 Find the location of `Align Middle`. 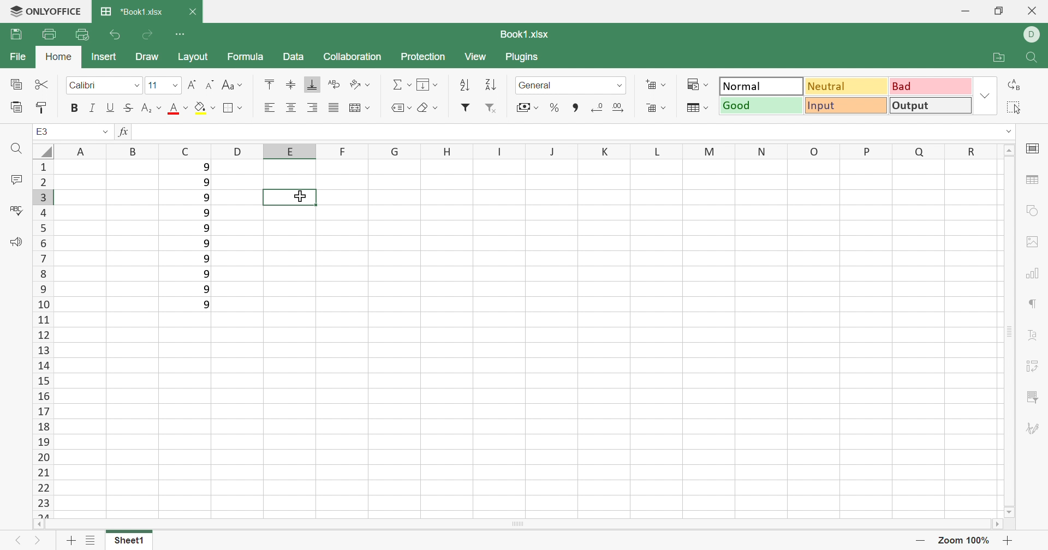

Align Middle is located at coordinates (291, 85).